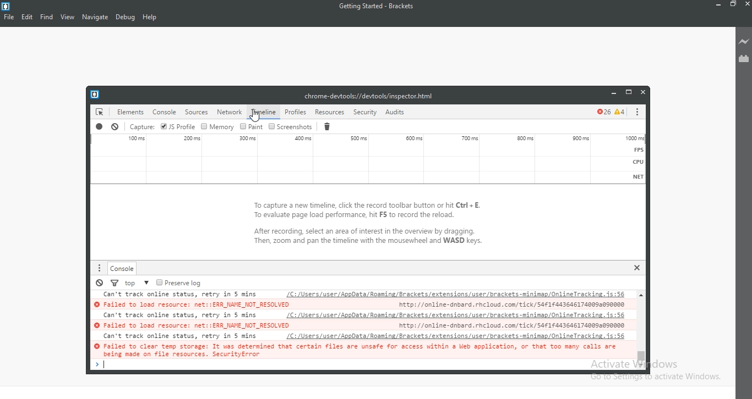 The height and width of the screenshot is (399, 752). I want to click on Stop recording, so click(116, 126).